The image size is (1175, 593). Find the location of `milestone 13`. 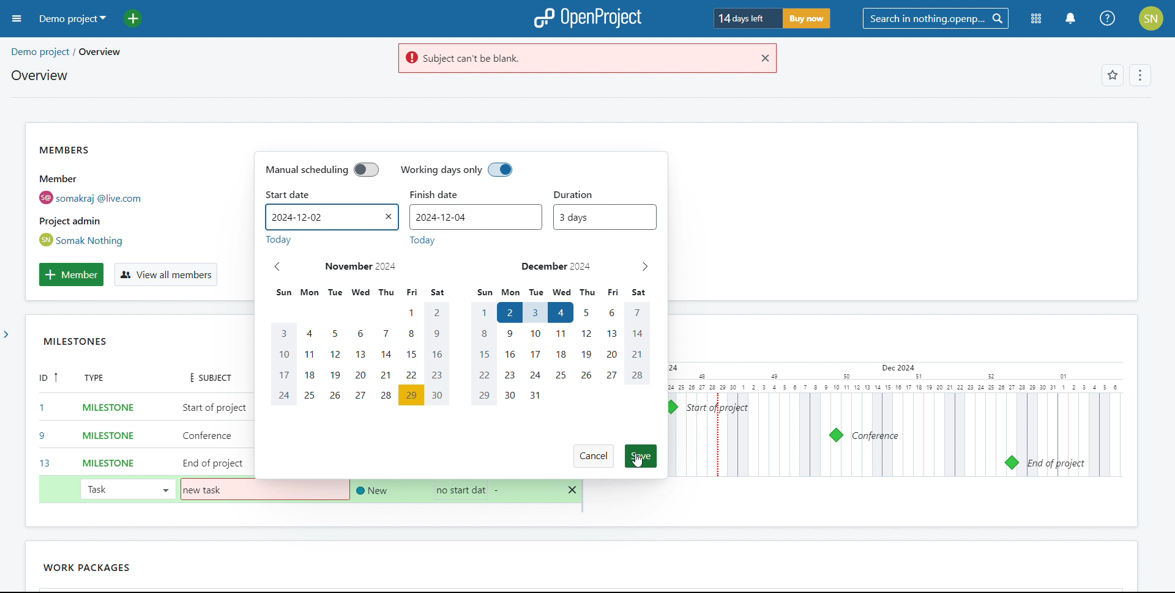

milestone 13 is located at coordinates (1011, 463).